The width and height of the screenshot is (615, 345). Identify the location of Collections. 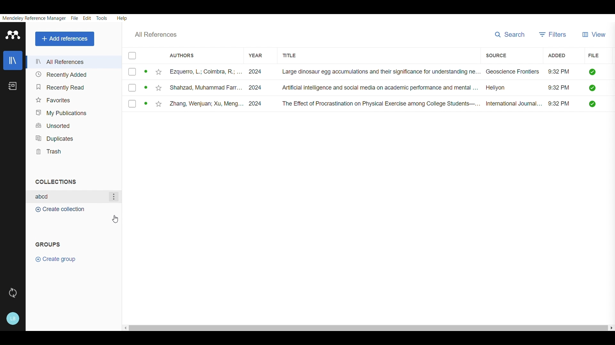
(59, 181).